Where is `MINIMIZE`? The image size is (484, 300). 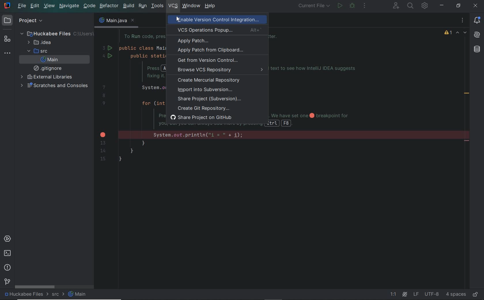
MINIMIZE is located at coordinates (442, 6).